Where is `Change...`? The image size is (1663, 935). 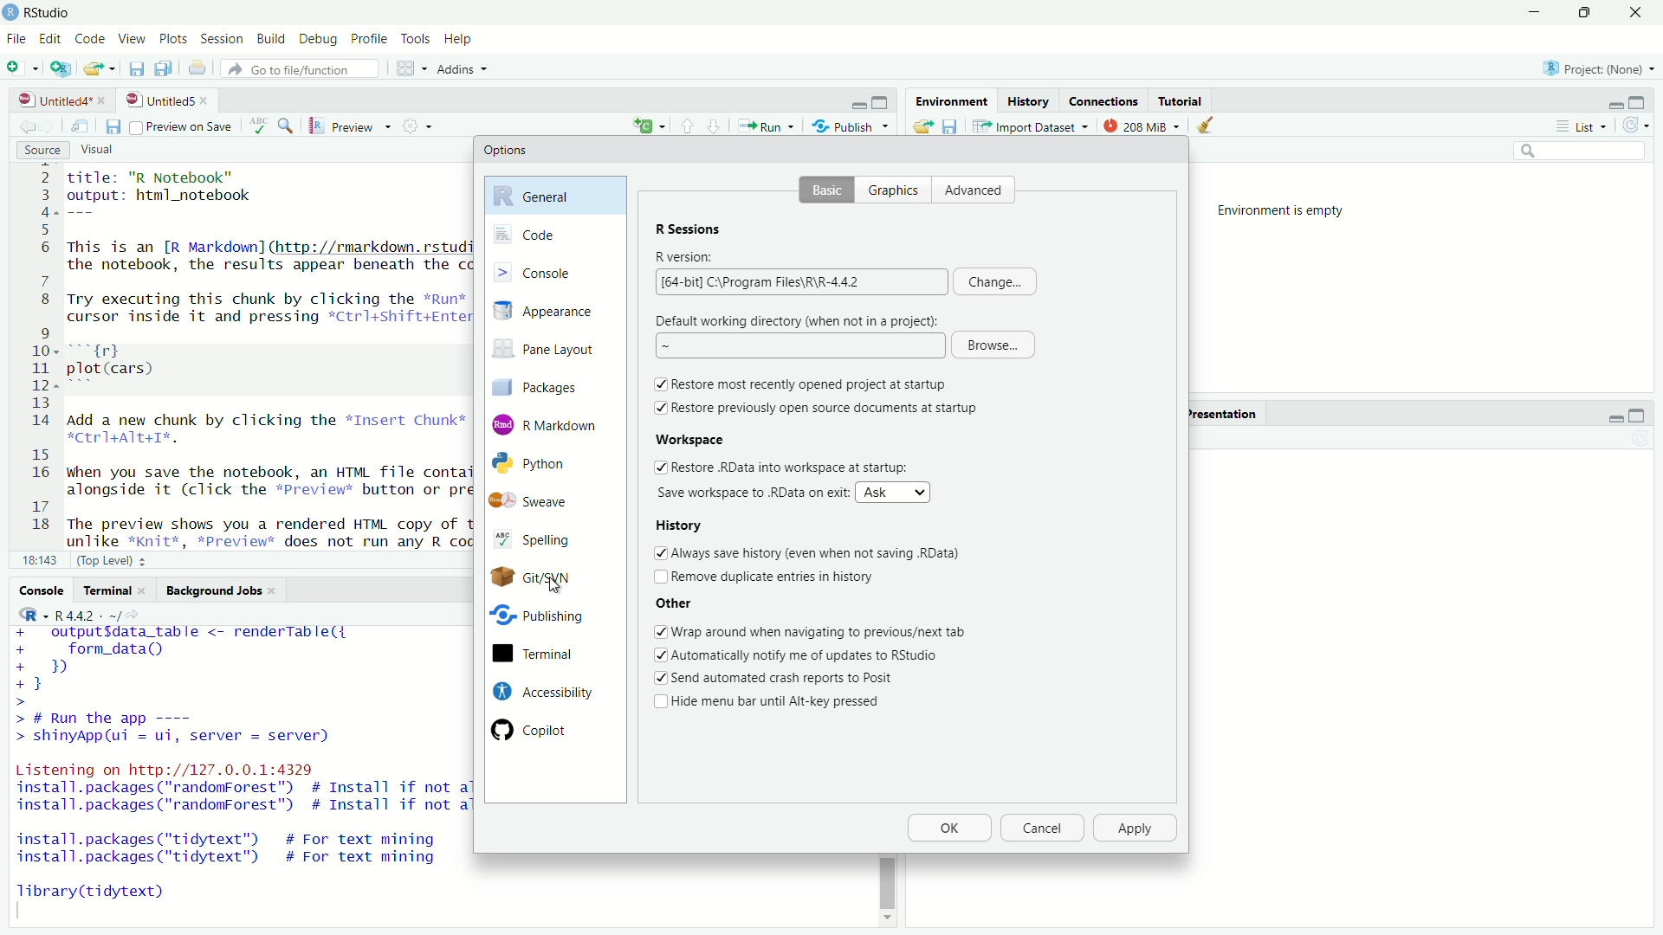
Change... is located at coordinates (994, 281).